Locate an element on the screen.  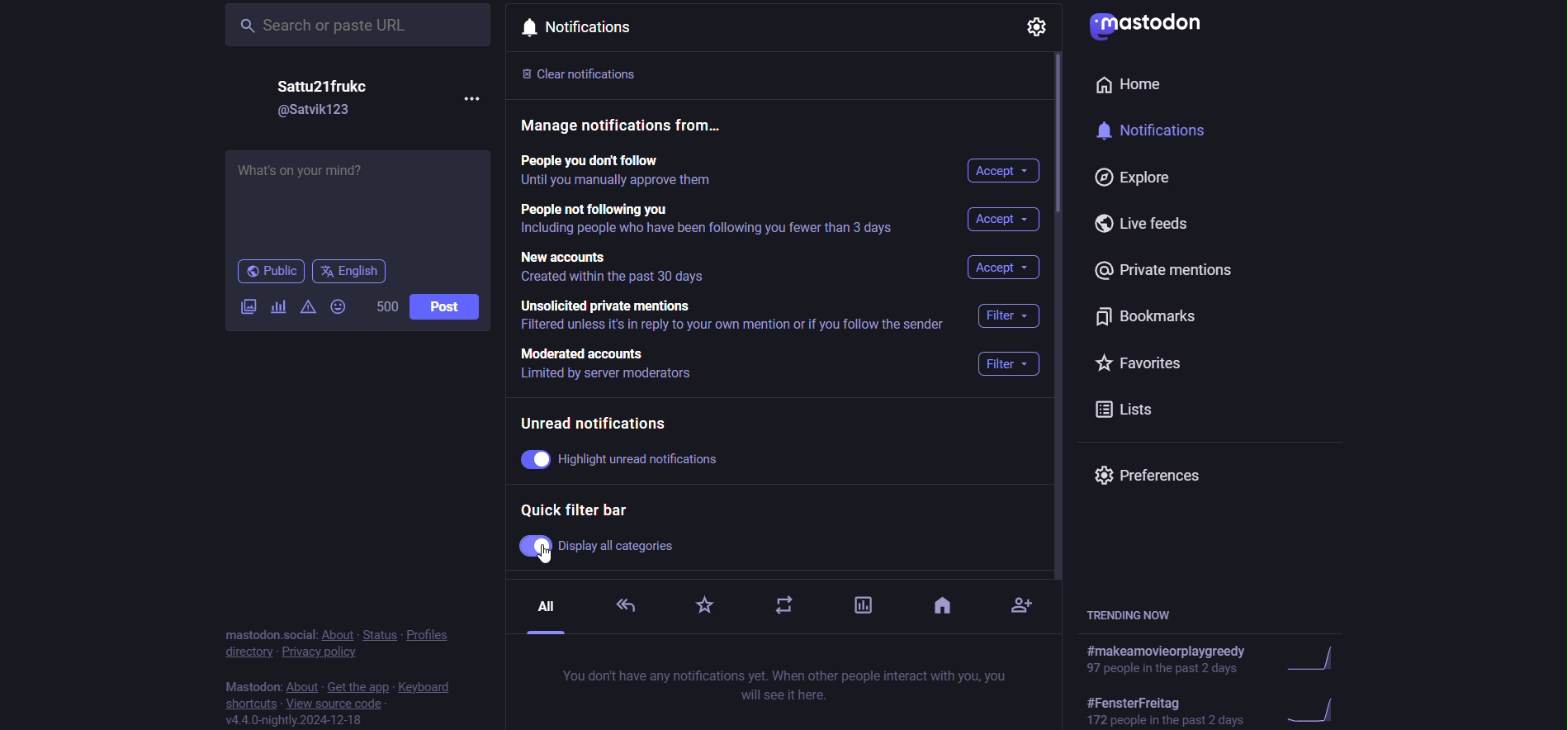
moderated accounts Limited by server moderators is located at coordinates (611, 364).